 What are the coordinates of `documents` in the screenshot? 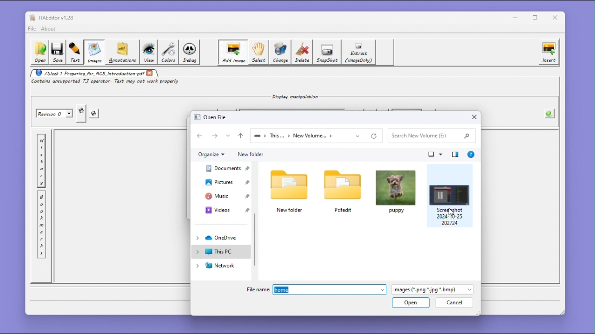 It's located at (223, 168).